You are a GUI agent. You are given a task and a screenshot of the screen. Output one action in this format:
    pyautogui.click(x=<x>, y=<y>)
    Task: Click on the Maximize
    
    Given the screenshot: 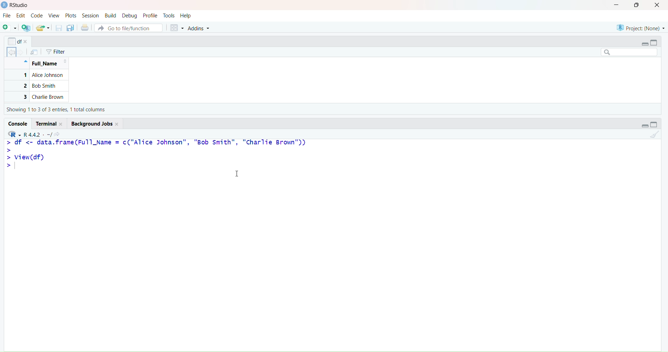 What is the action you would take?
    pyautogui.click(x=656, y=124)
    